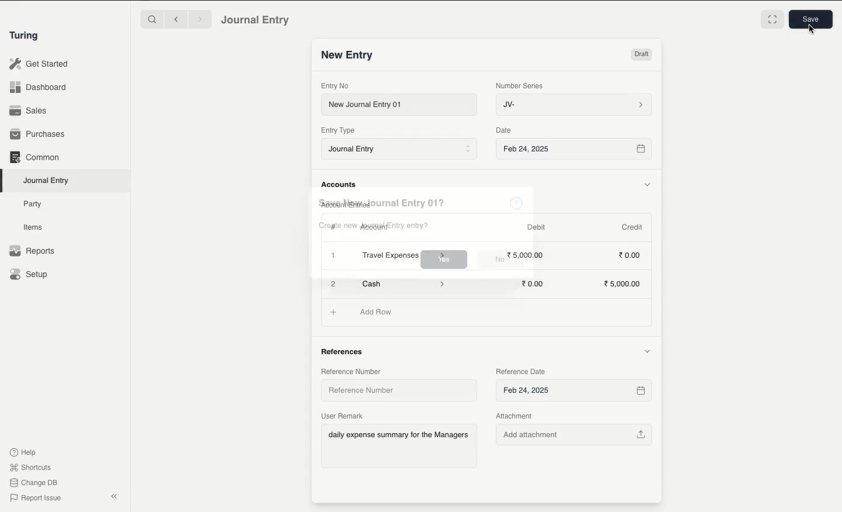 The image size is (842, 512). I want to click on New Entry, so click(348, 56).